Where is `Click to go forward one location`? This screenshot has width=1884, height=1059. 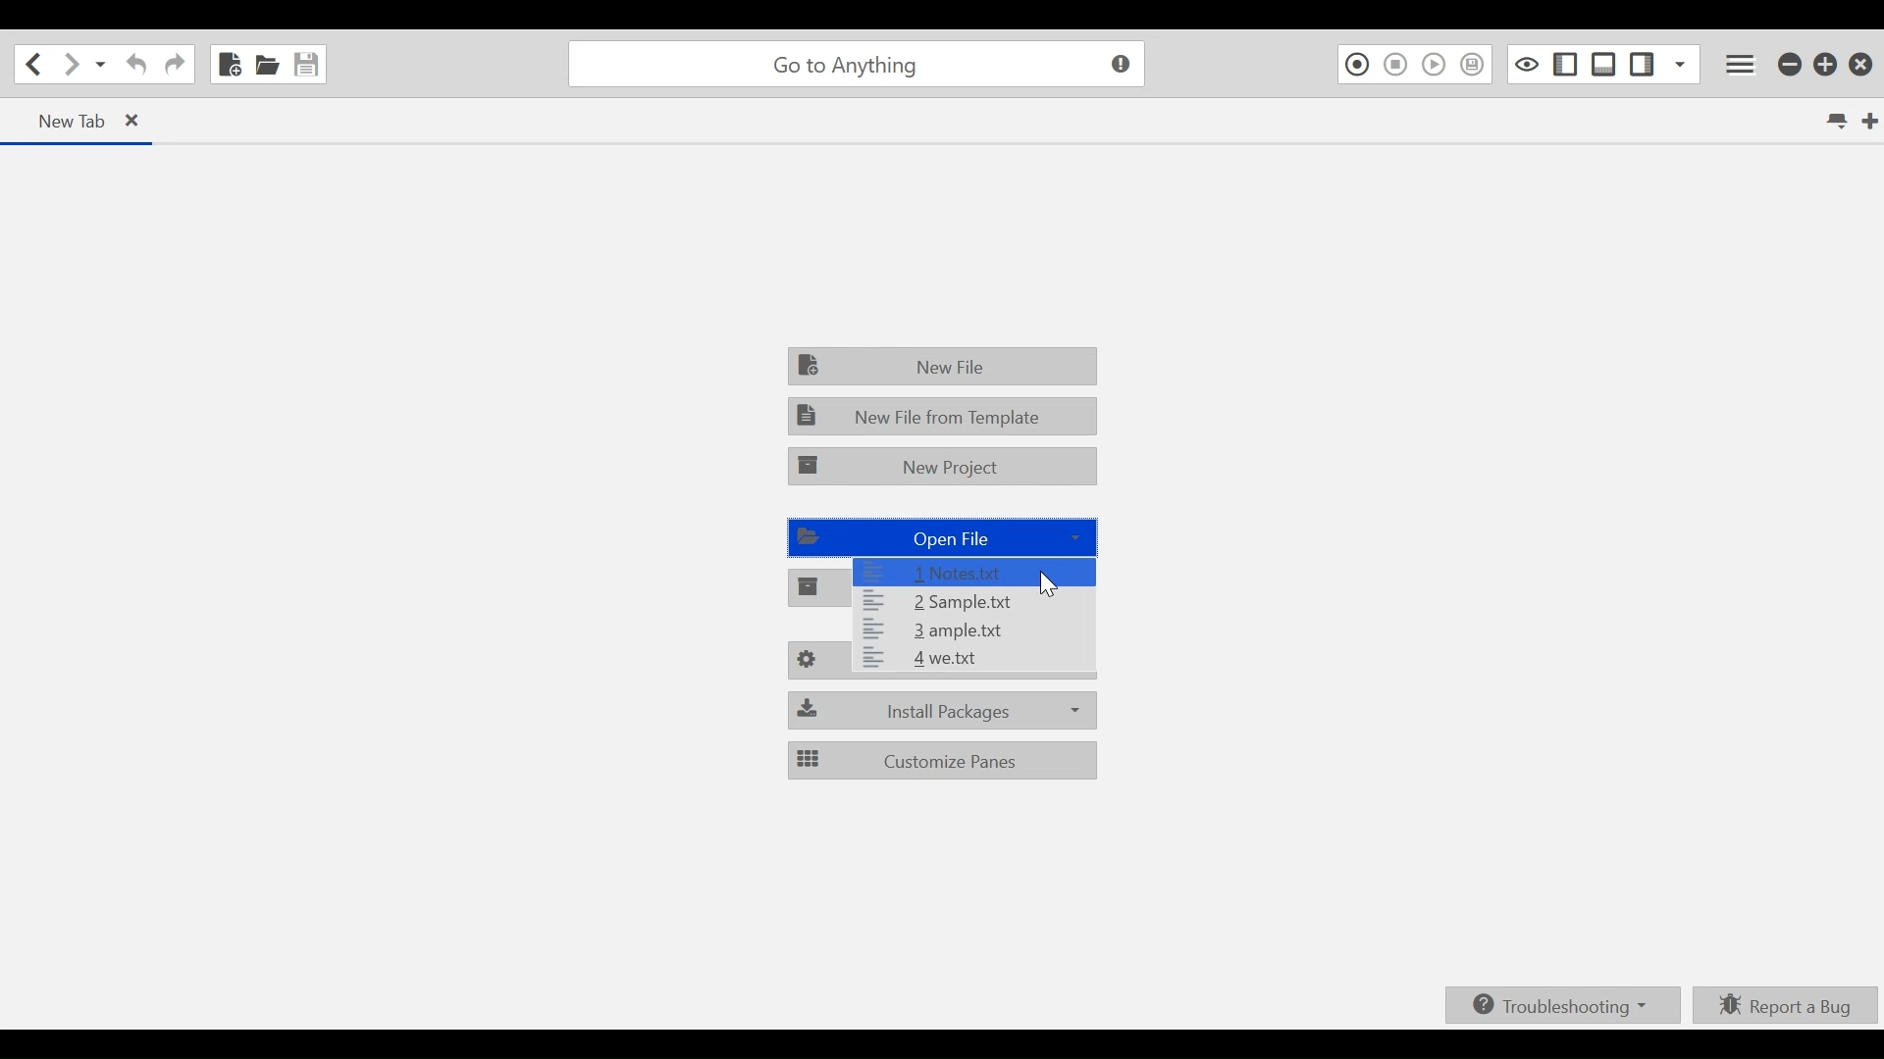 Click to go forward one location is located at coordinates (72, 65).